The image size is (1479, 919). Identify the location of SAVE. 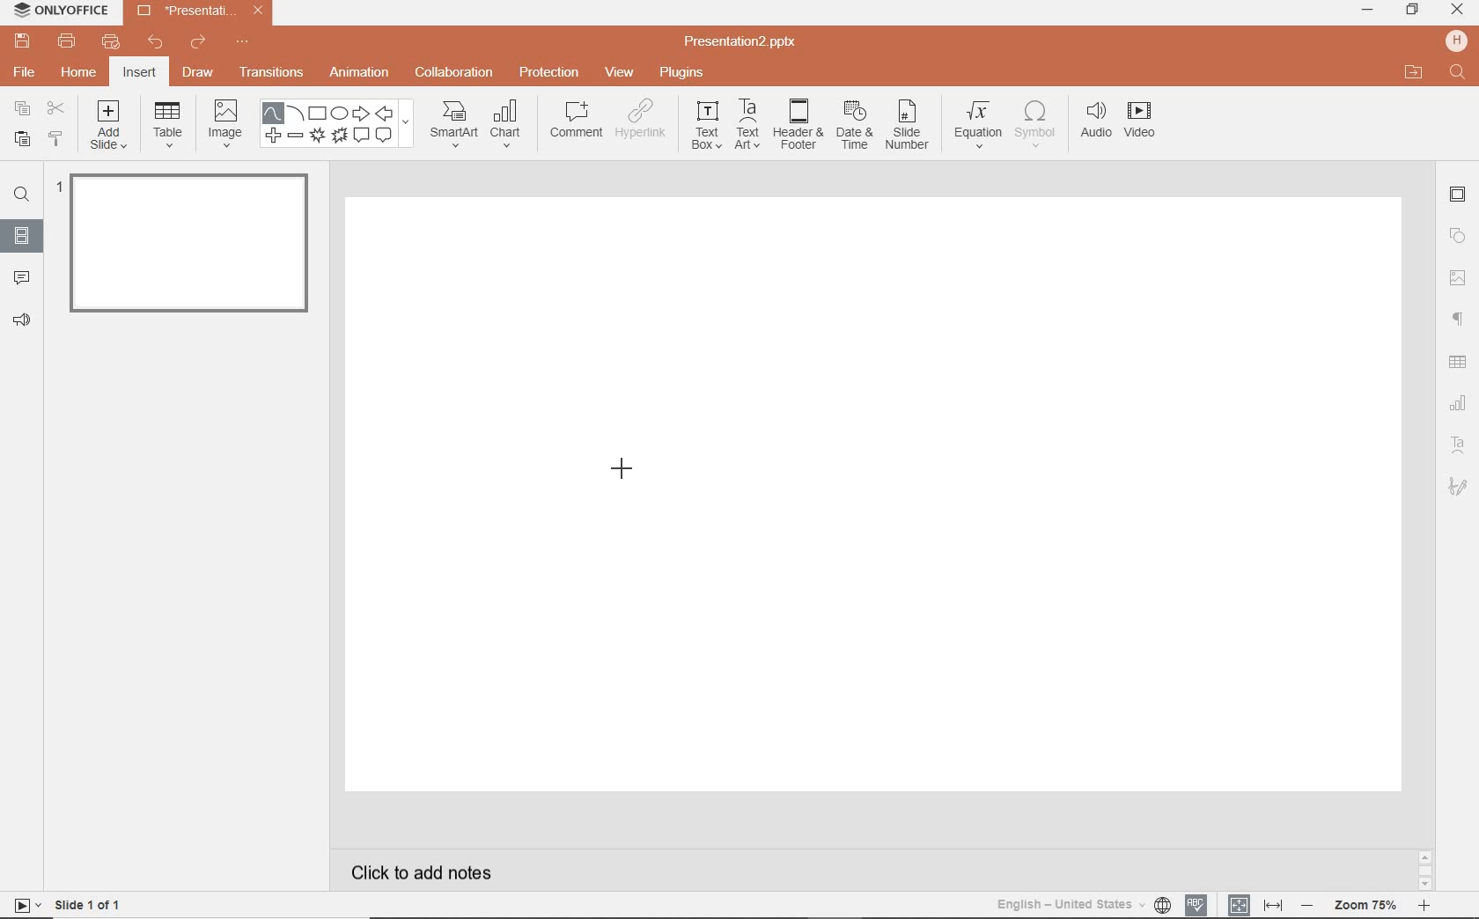
(26, 42).